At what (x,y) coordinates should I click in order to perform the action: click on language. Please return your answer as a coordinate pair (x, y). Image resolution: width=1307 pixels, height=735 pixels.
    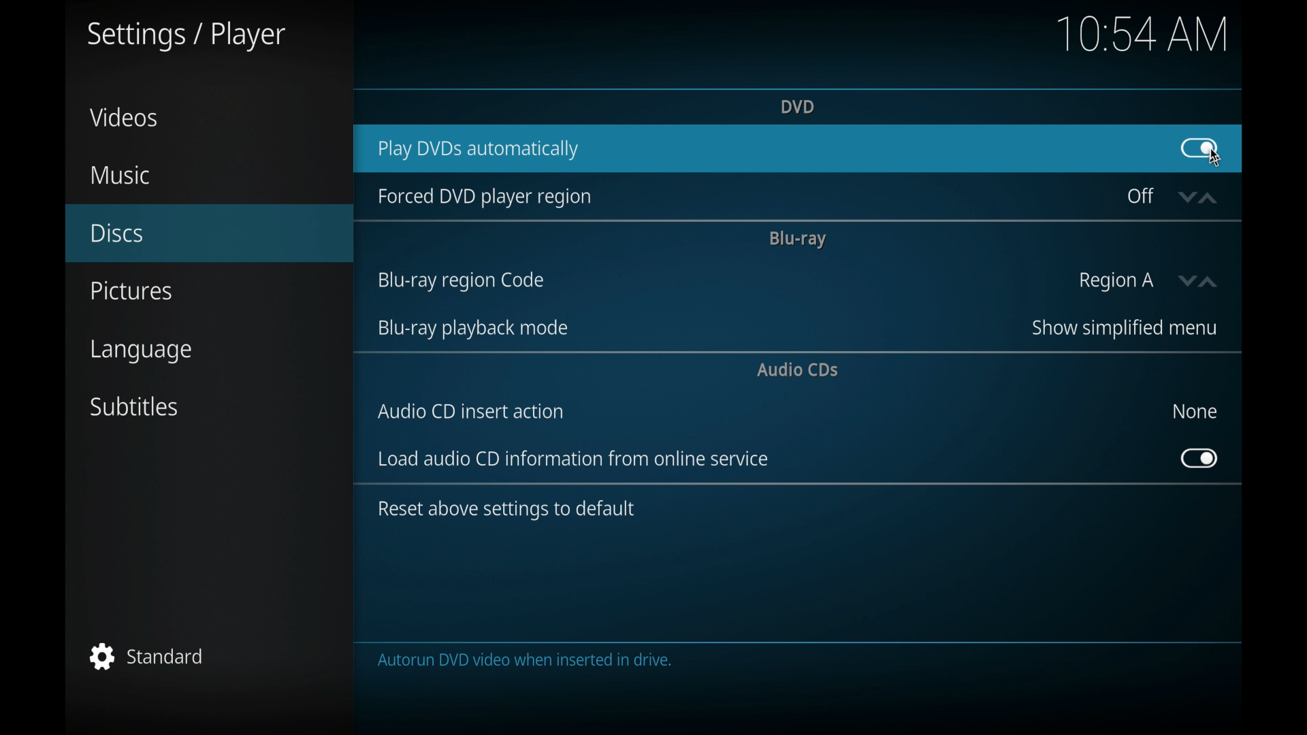
    Looking at the image, I should click on (143, 353).